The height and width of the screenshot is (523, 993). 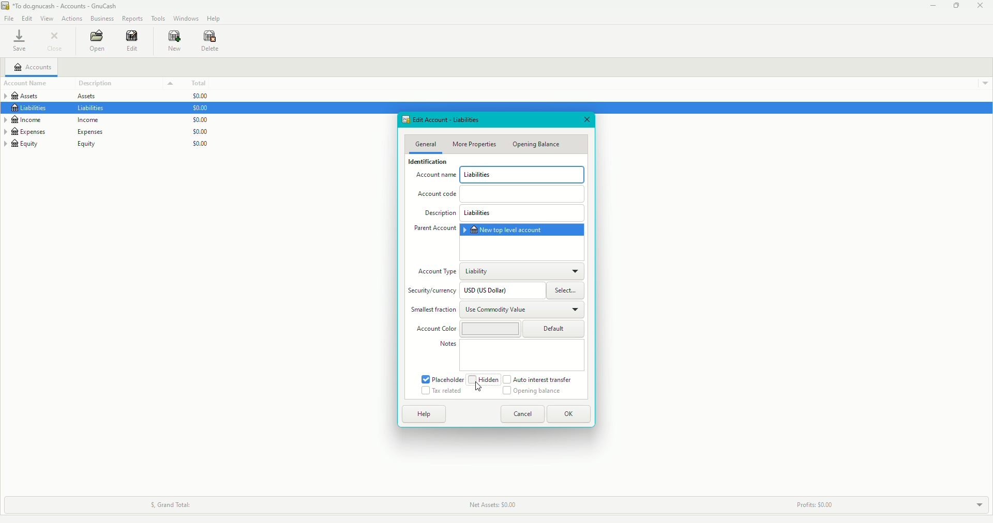 I want to click on Security/Currency, so click(x=432, y=293).